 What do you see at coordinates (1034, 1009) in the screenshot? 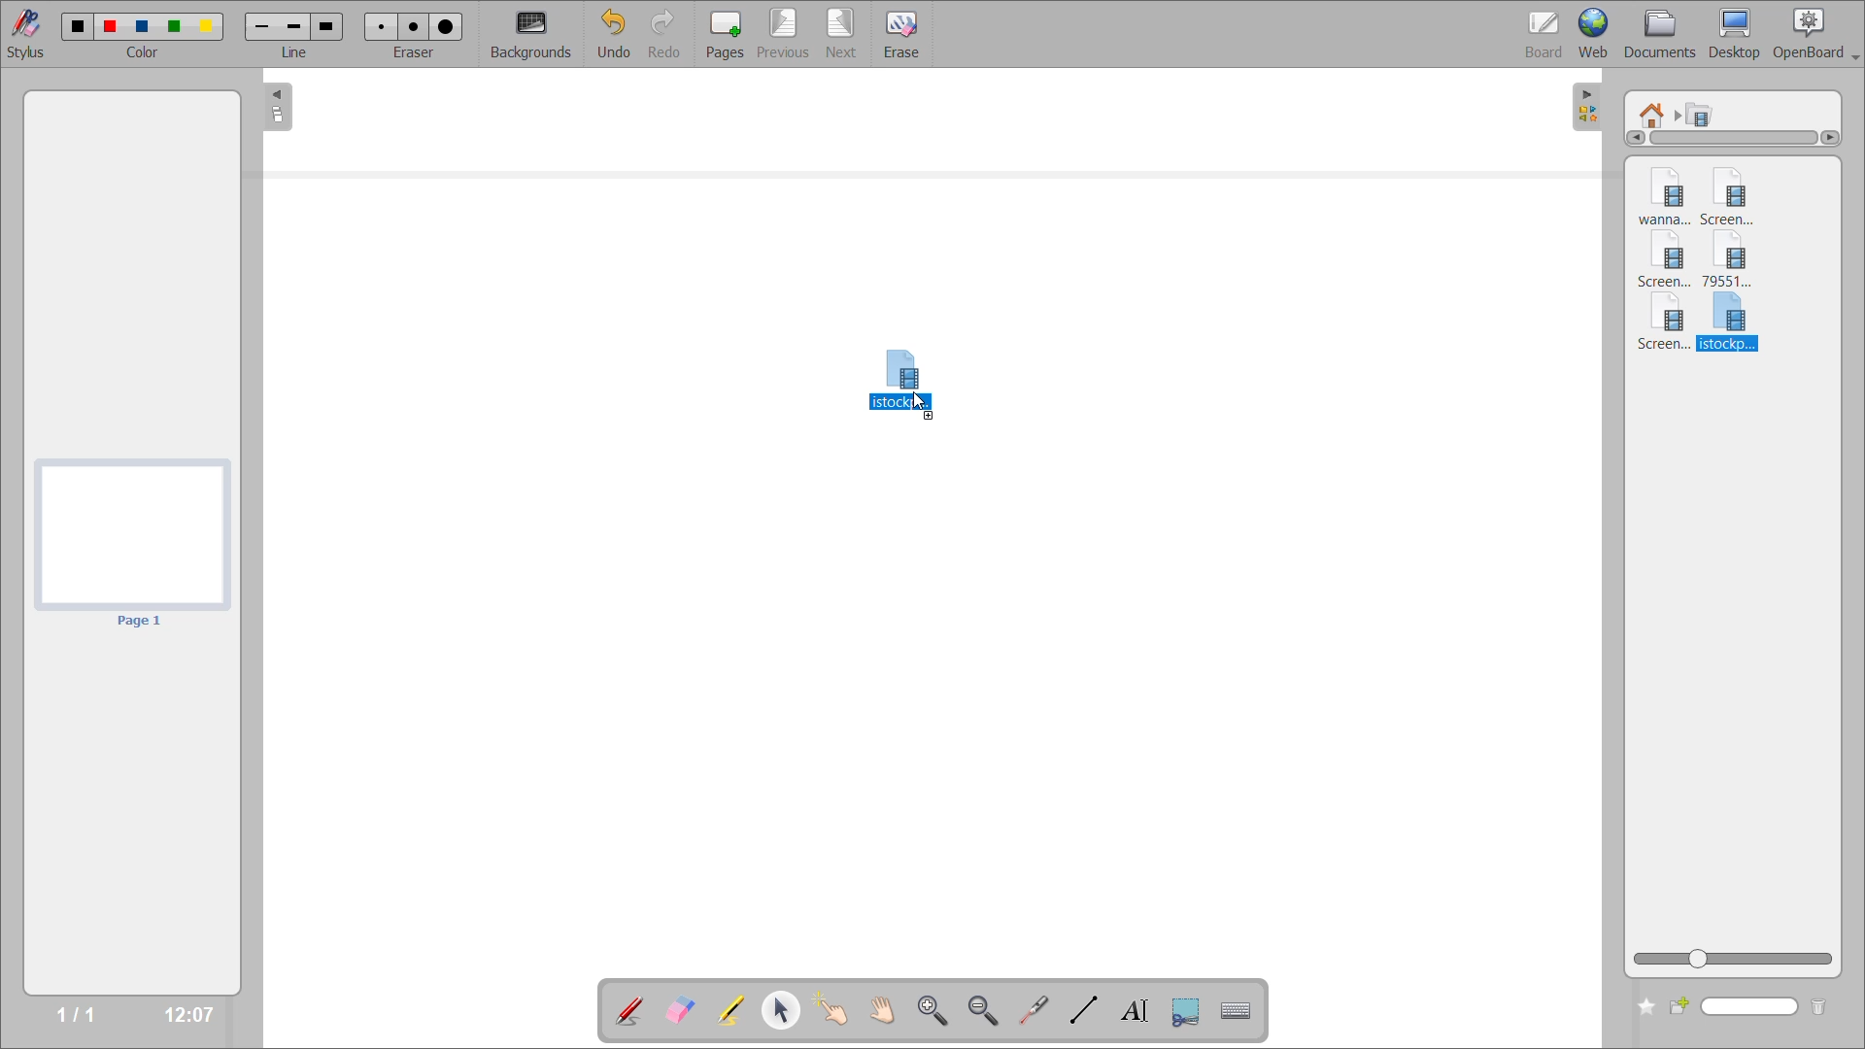
I see `virtual laser pointer` at bounding box center [1034, 1009].